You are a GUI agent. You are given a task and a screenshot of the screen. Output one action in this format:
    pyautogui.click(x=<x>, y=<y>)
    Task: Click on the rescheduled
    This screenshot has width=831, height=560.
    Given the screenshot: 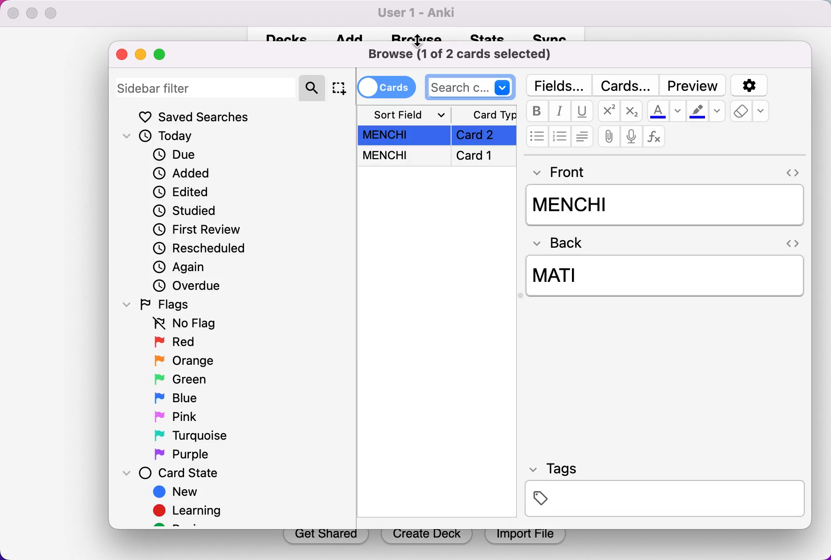 What is the action you would take?
    pyautogui.click(x=206, y=249)
    